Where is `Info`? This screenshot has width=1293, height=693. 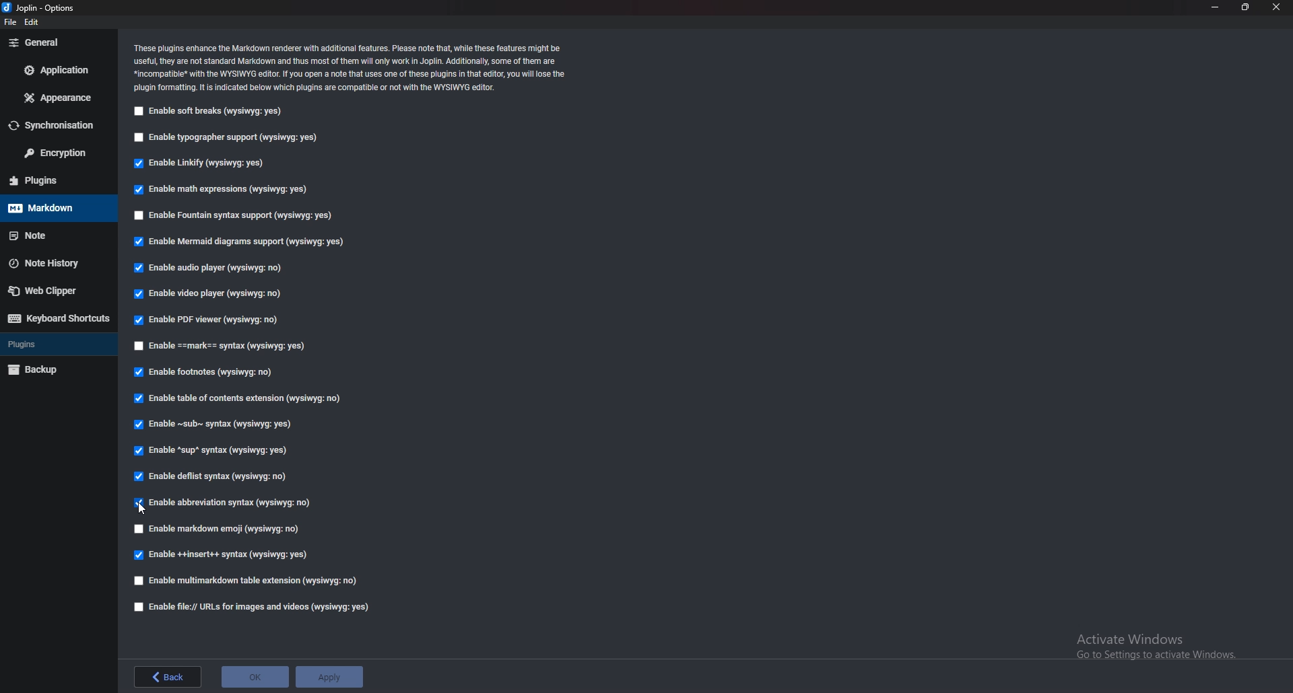
Info is located at coordinates (353, 67).